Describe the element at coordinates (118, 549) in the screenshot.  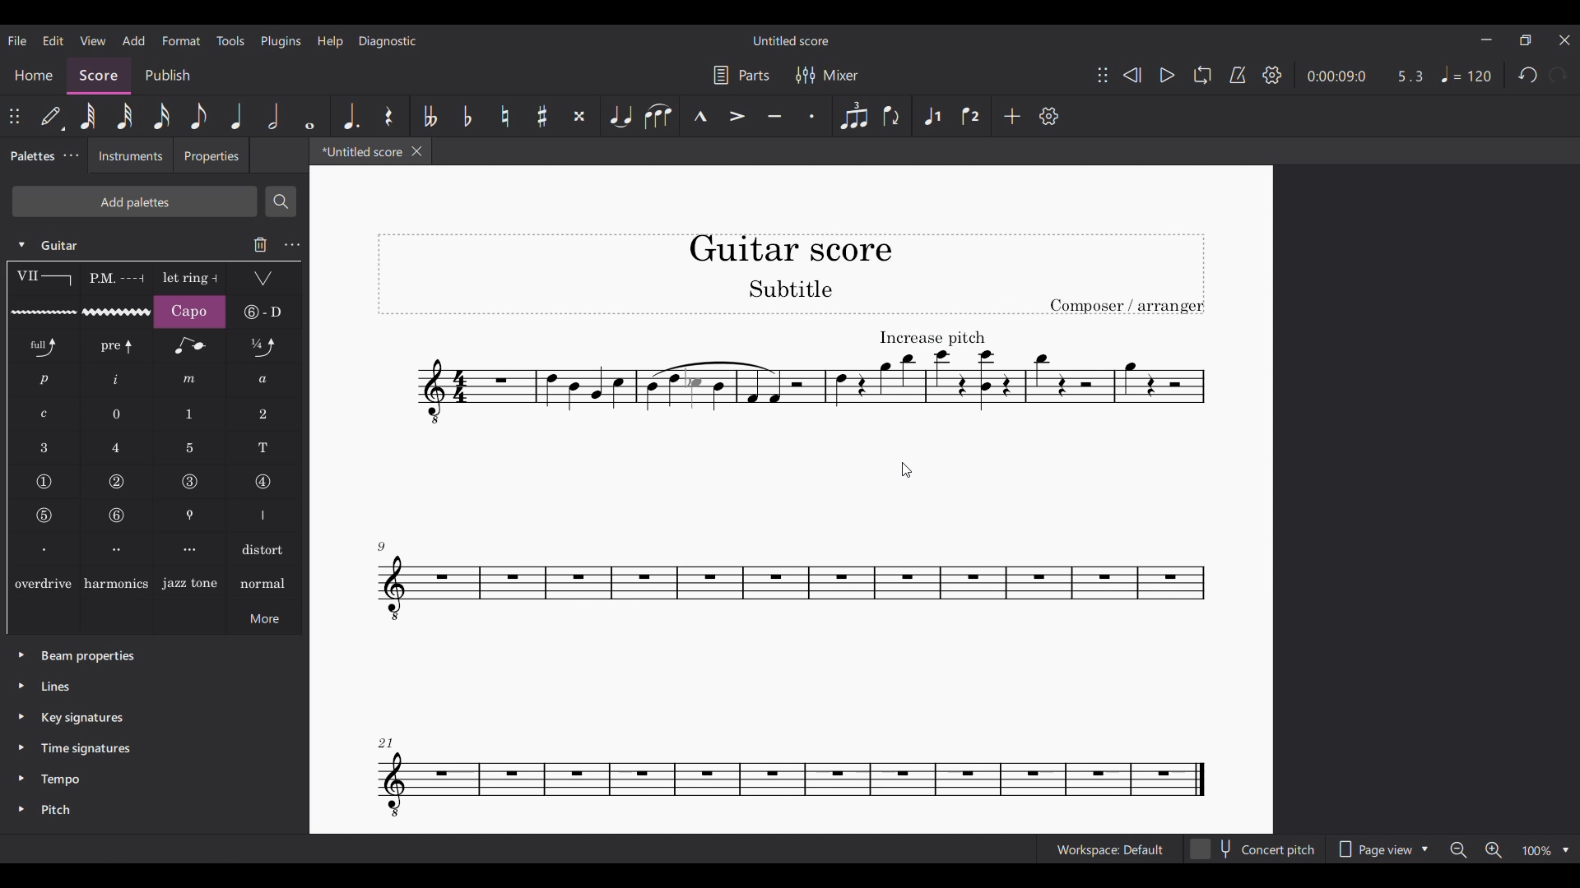
I see `Right hand fingering, second finger` at that location.